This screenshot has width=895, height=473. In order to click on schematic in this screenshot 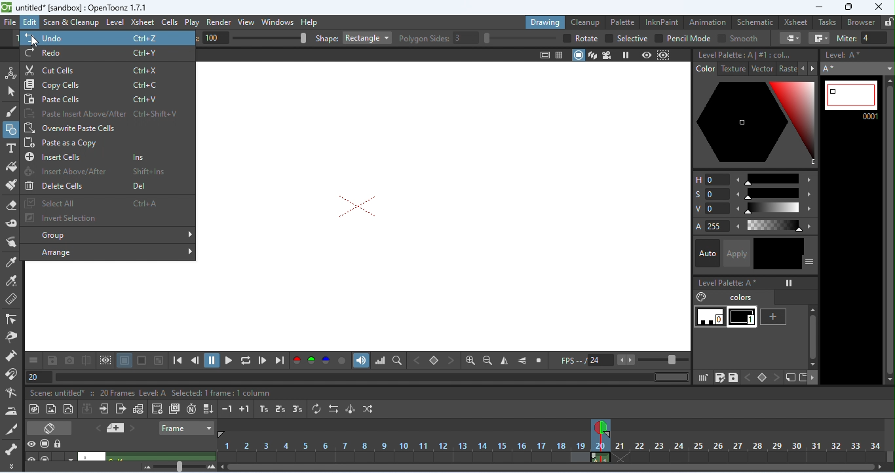, I will do `click(755, 23)`.